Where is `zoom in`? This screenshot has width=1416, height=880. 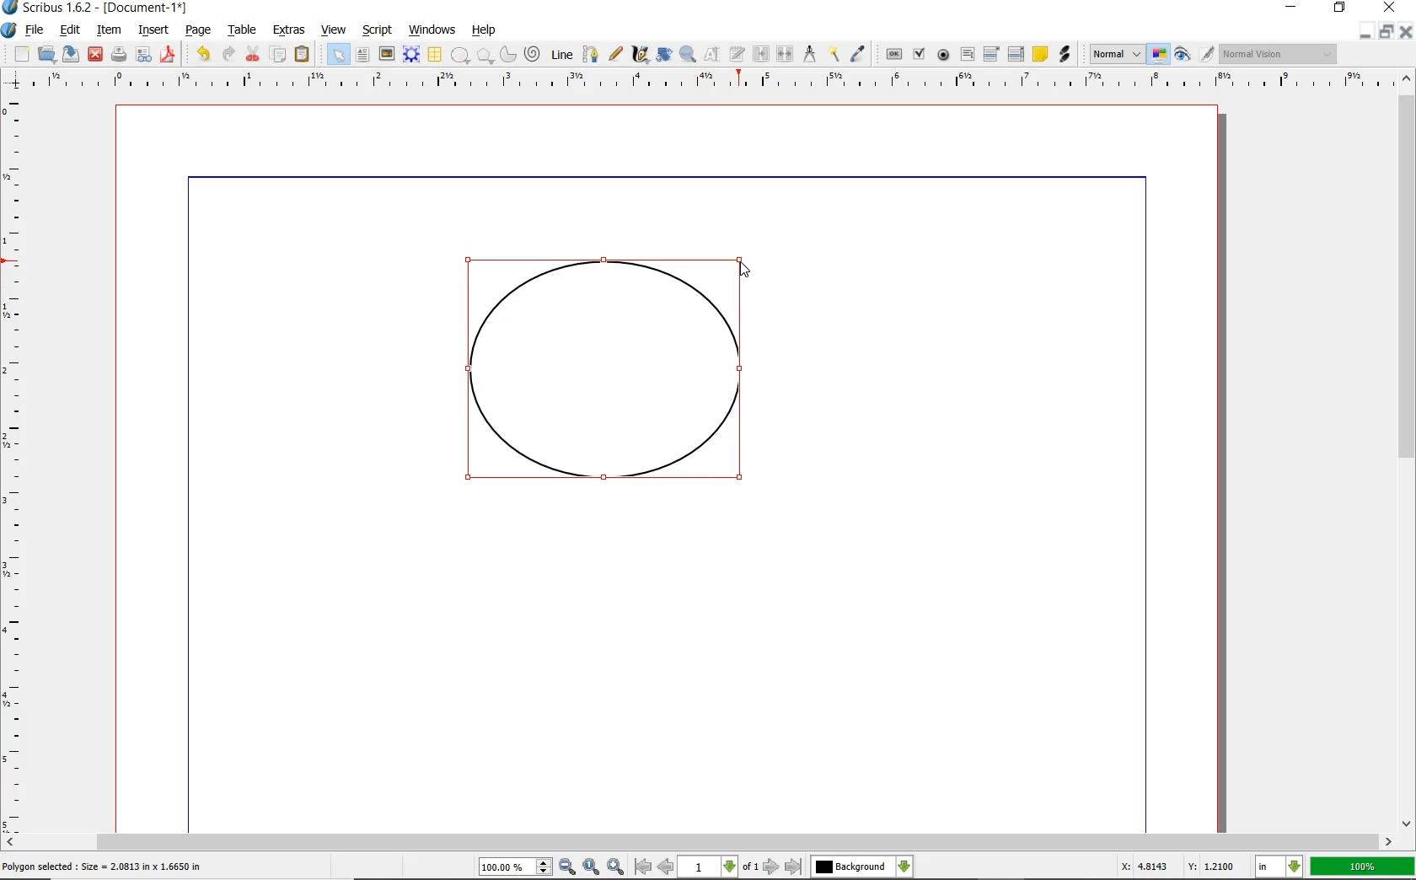 zoom in is located at coordinates (617, 866).